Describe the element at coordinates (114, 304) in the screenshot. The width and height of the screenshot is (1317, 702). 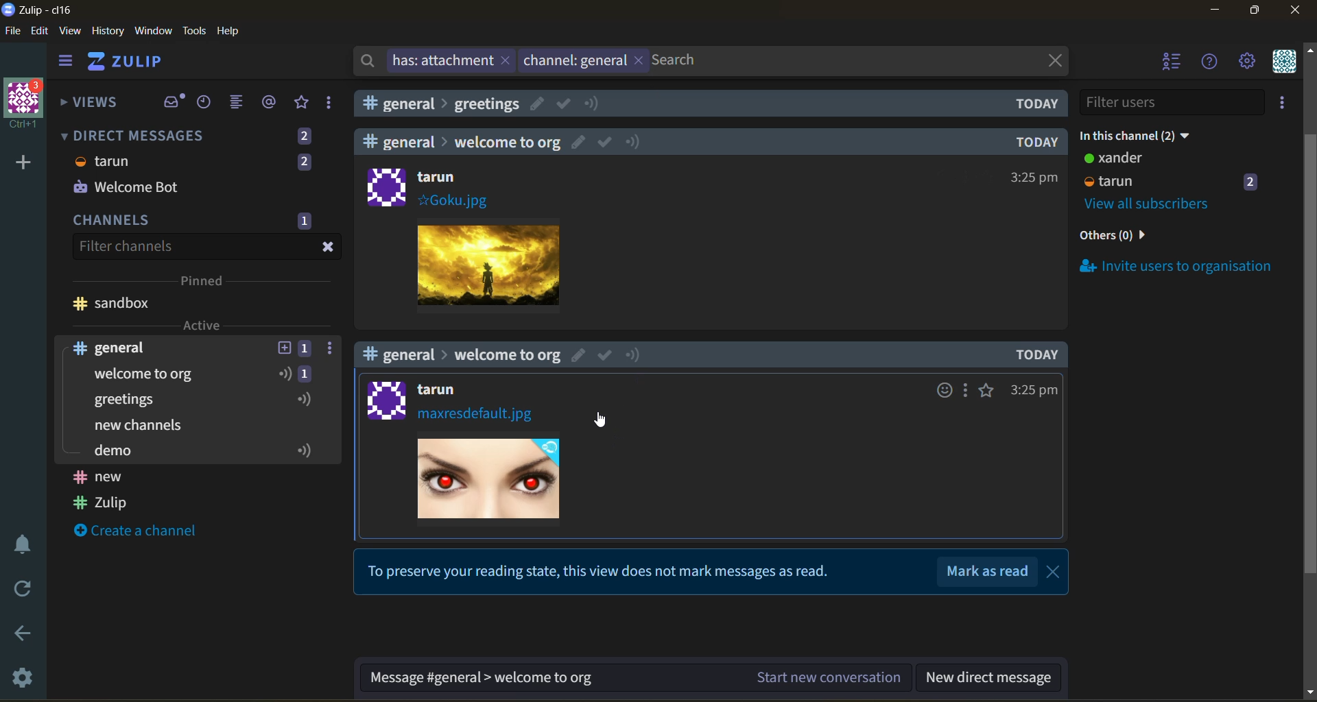
I see `# sandbox` at that location.